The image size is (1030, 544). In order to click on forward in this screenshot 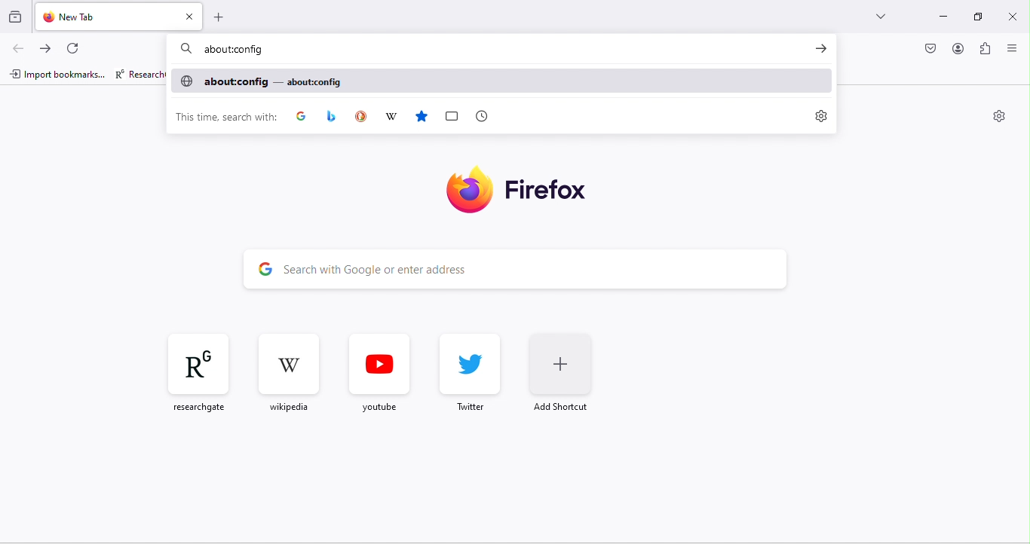, I will do `click(44, 48)`.